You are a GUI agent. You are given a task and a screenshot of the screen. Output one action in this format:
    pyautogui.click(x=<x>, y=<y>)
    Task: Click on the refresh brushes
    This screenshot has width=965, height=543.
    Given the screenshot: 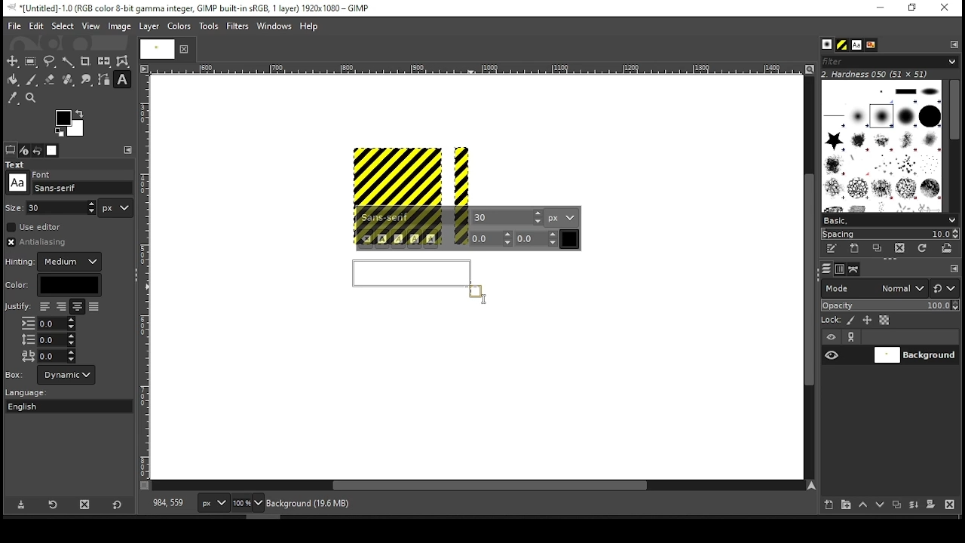 What is the action you would take?
    pyautogui.click(x=921, y=250)
    